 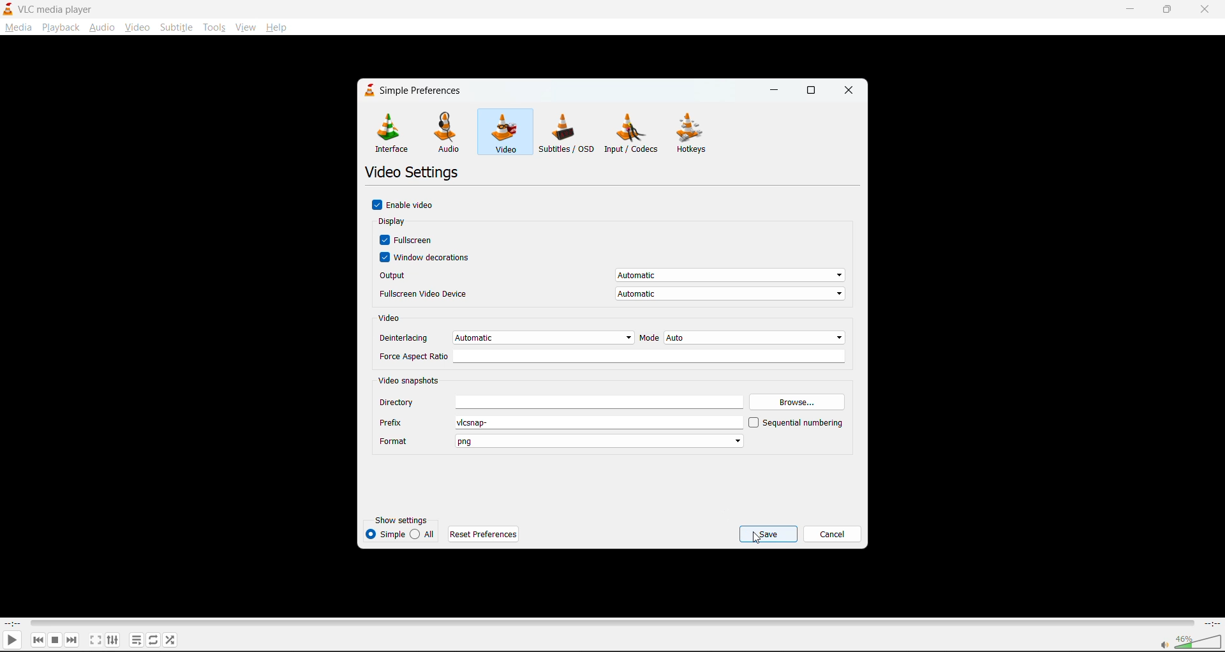 What do you see at coordinates (799, 400) in the screenshot?
I see `browse` at bounding box center [799, 400].